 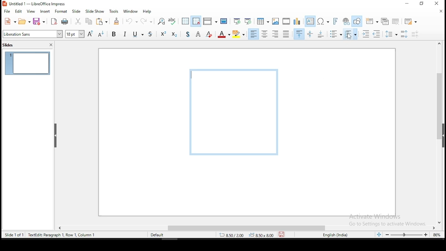 What do you see at coordinates (28, 64) in the screenshot?
I see `slide` at bounding box center [28, 64].